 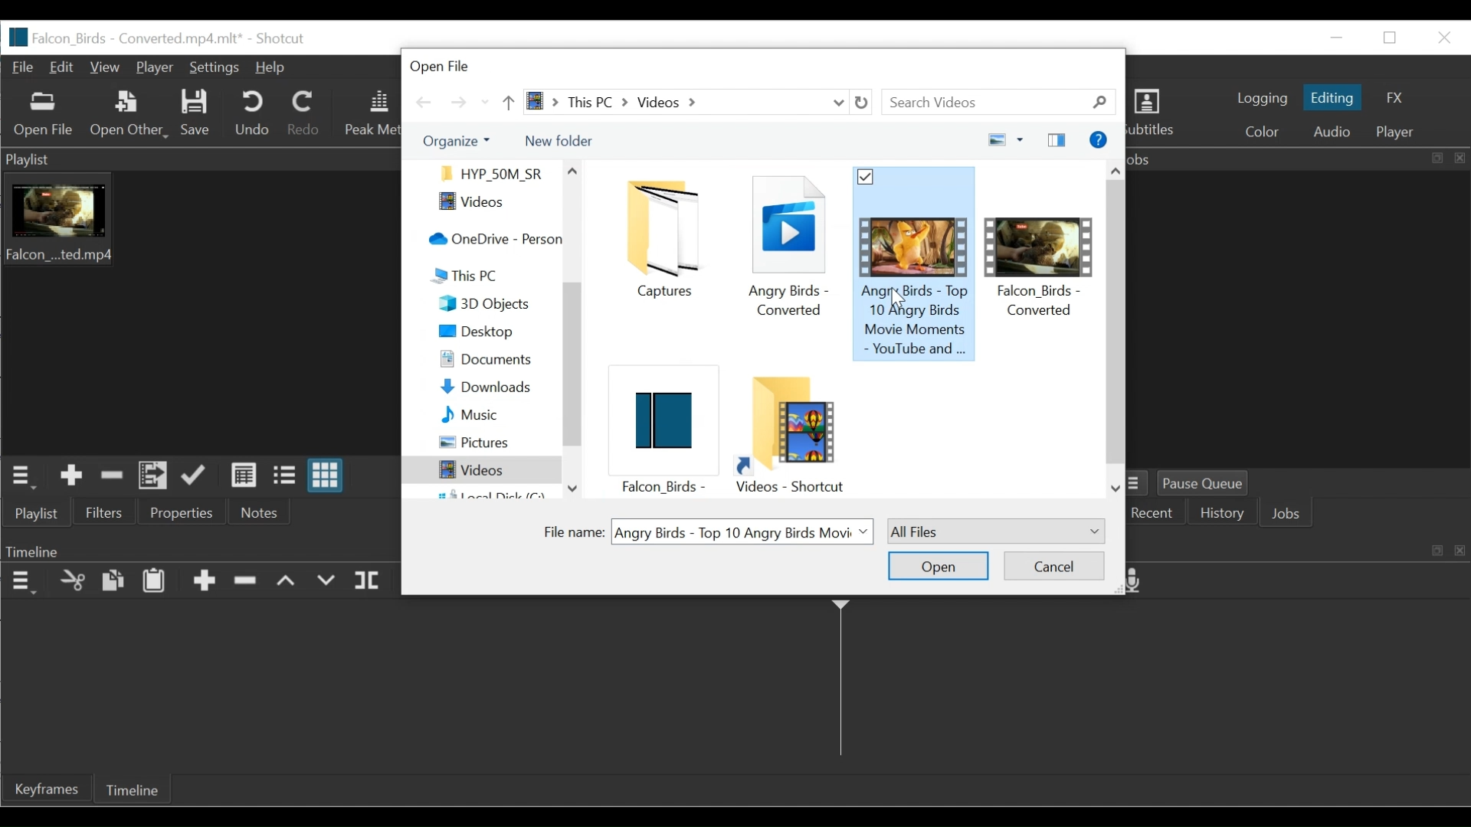 What do you see at coordinates (204, 583) in the screenshot?
I see `Append` at bounding box center [204, 583].